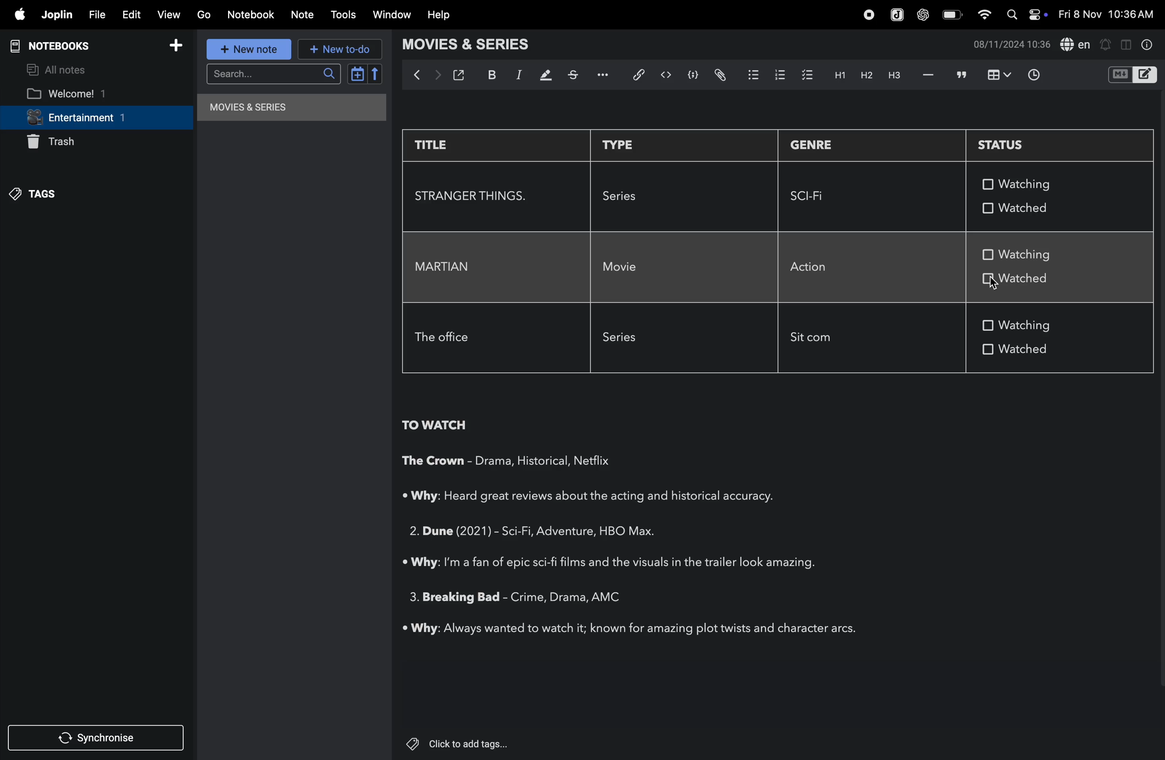 The height and width of the screenshot is (760, 1165). Describe the element at coordinates (246, 48) in the screenshot. I see `new note` at that location.